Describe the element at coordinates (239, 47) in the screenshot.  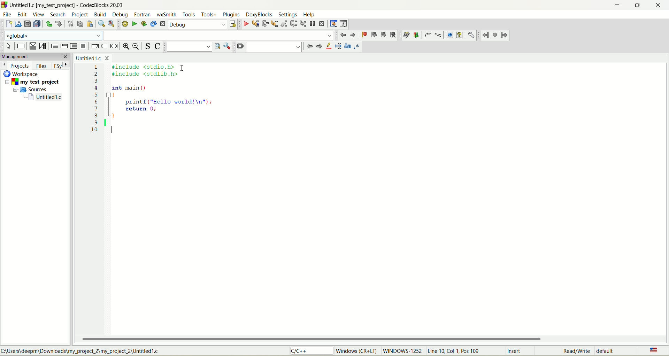
I see `clear` at that location.